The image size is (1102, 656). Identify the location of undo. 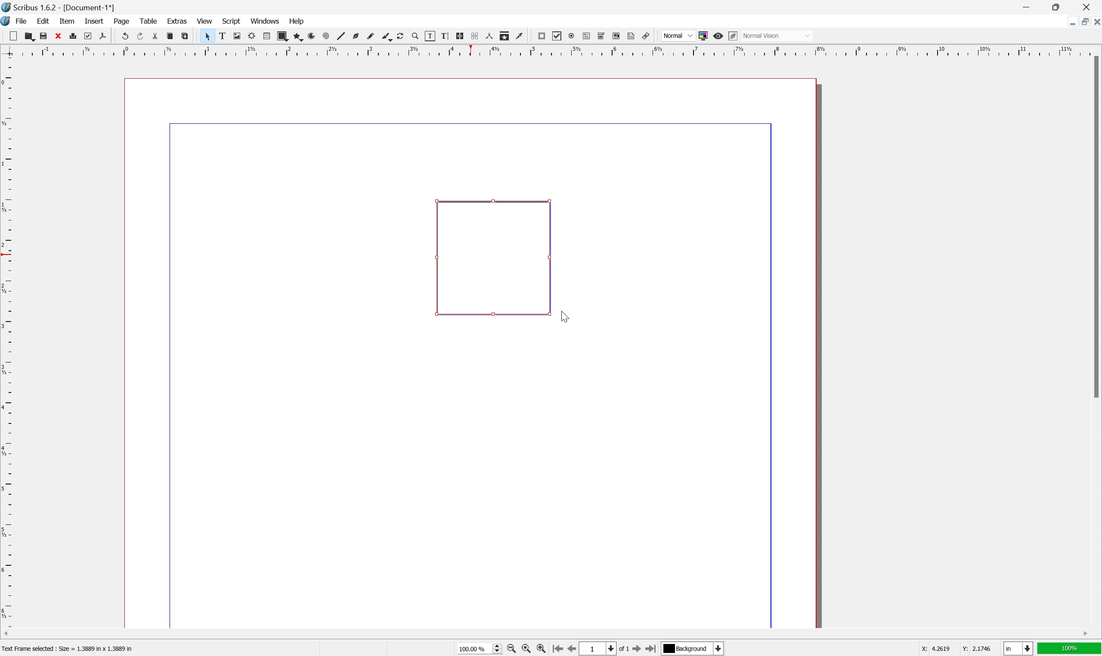
(123, 35).